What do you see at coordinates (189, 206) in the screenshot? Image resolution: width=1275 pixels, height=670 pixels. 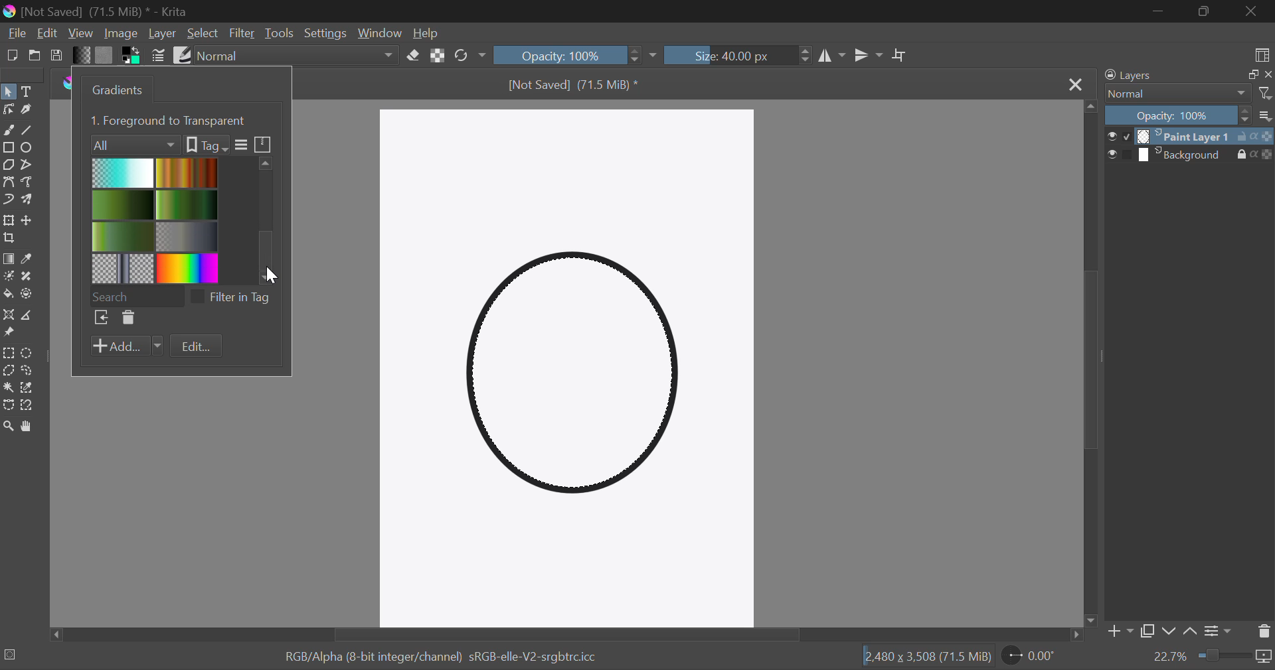 I see `Green gradient 1` at bounding box center [189, 206].